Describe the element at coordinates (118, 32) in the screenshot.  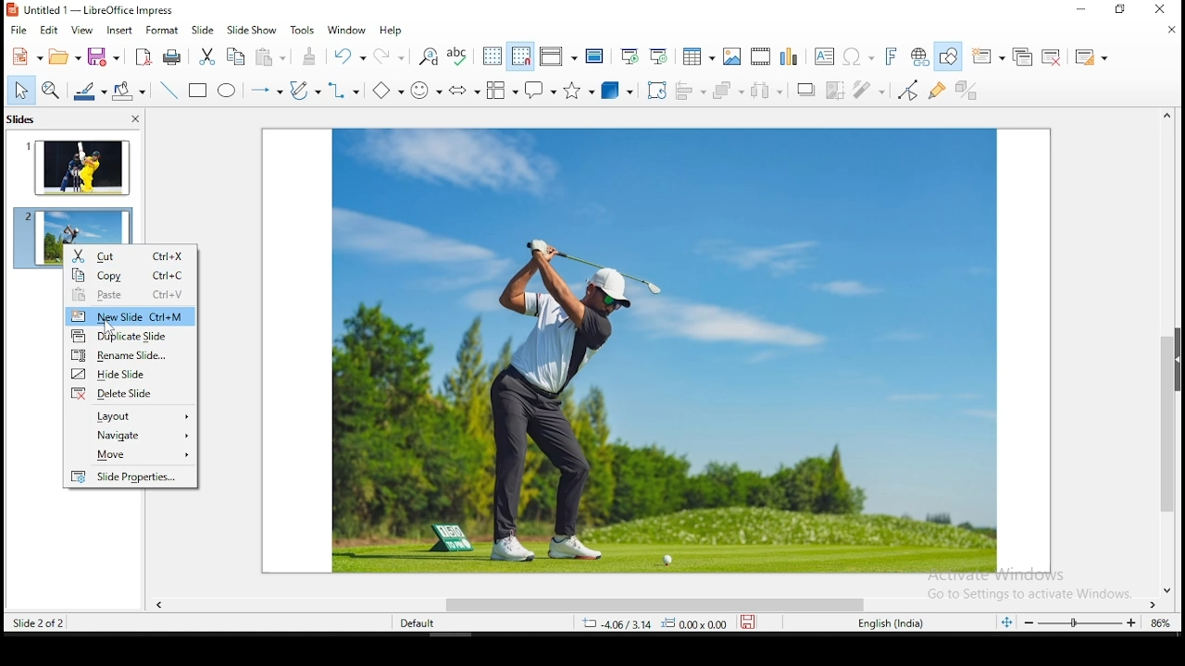
I see `insert` at that location.